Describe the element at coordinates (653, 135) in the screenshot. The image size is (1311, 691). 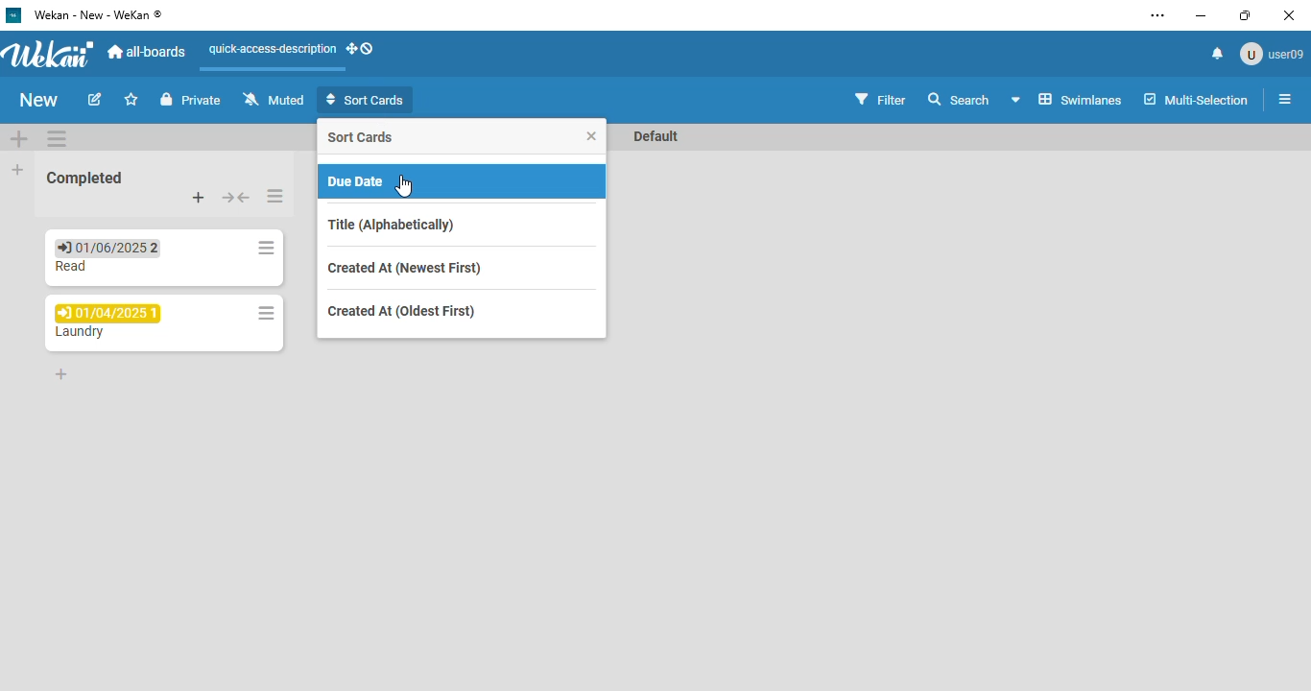
I see `Default` at that location.